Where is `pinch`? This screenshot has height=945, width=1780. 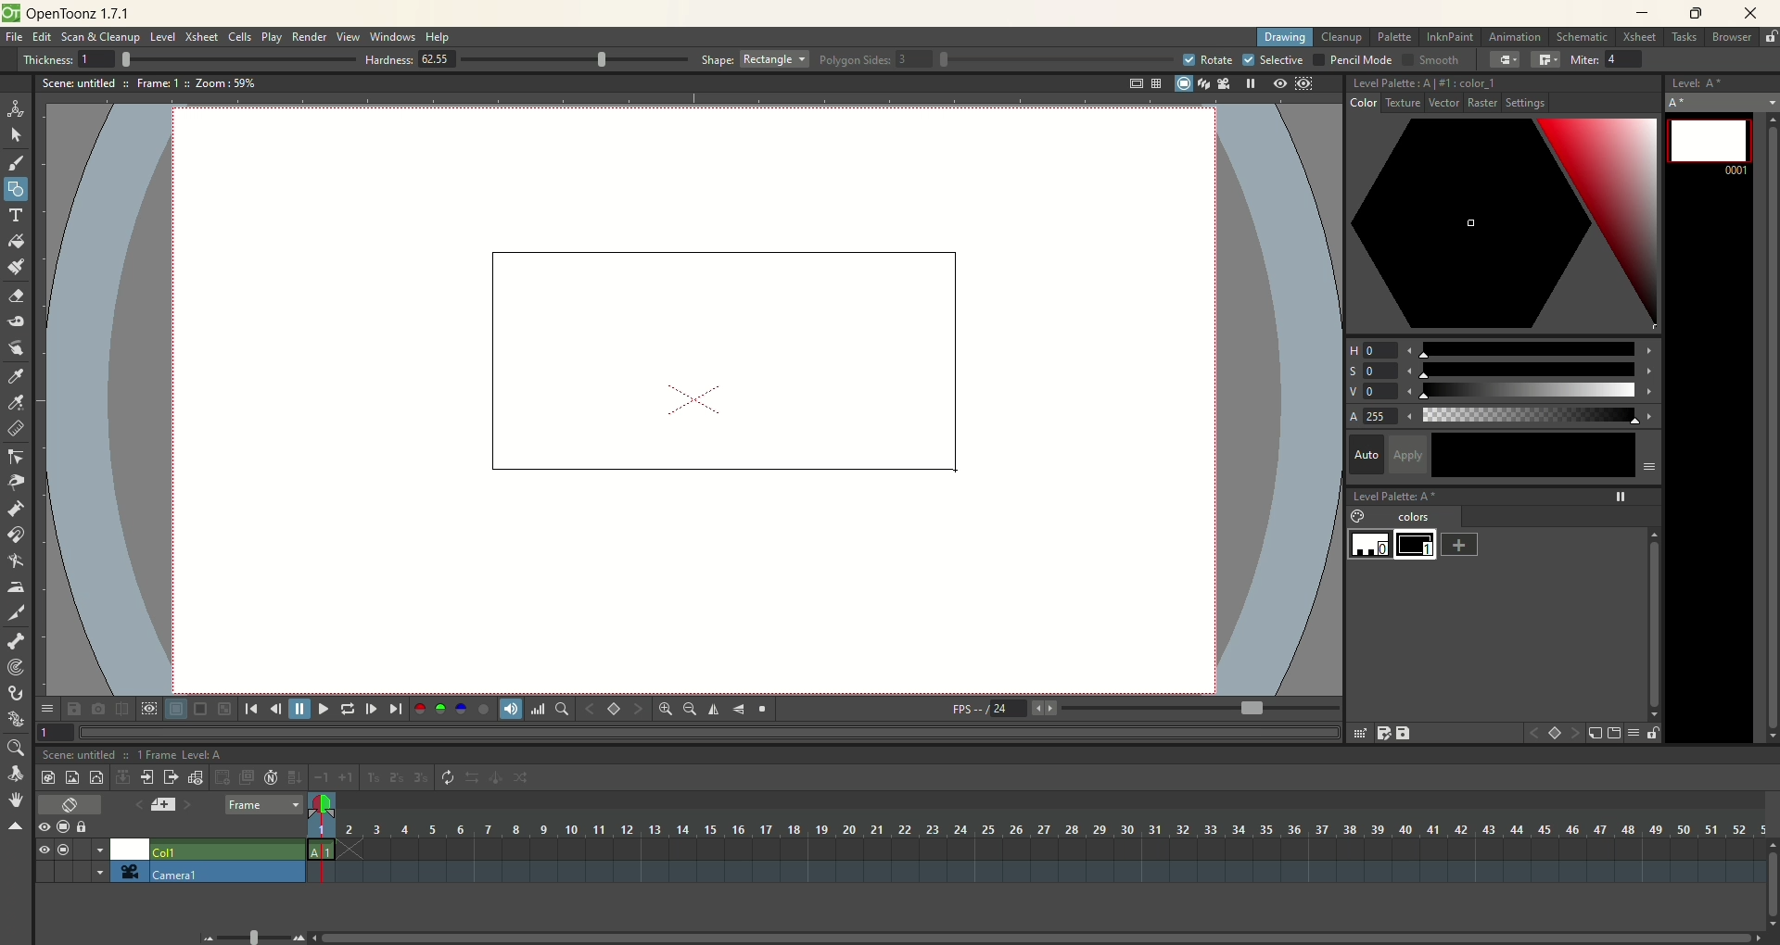
pinch is located at coordinates (17, 482).